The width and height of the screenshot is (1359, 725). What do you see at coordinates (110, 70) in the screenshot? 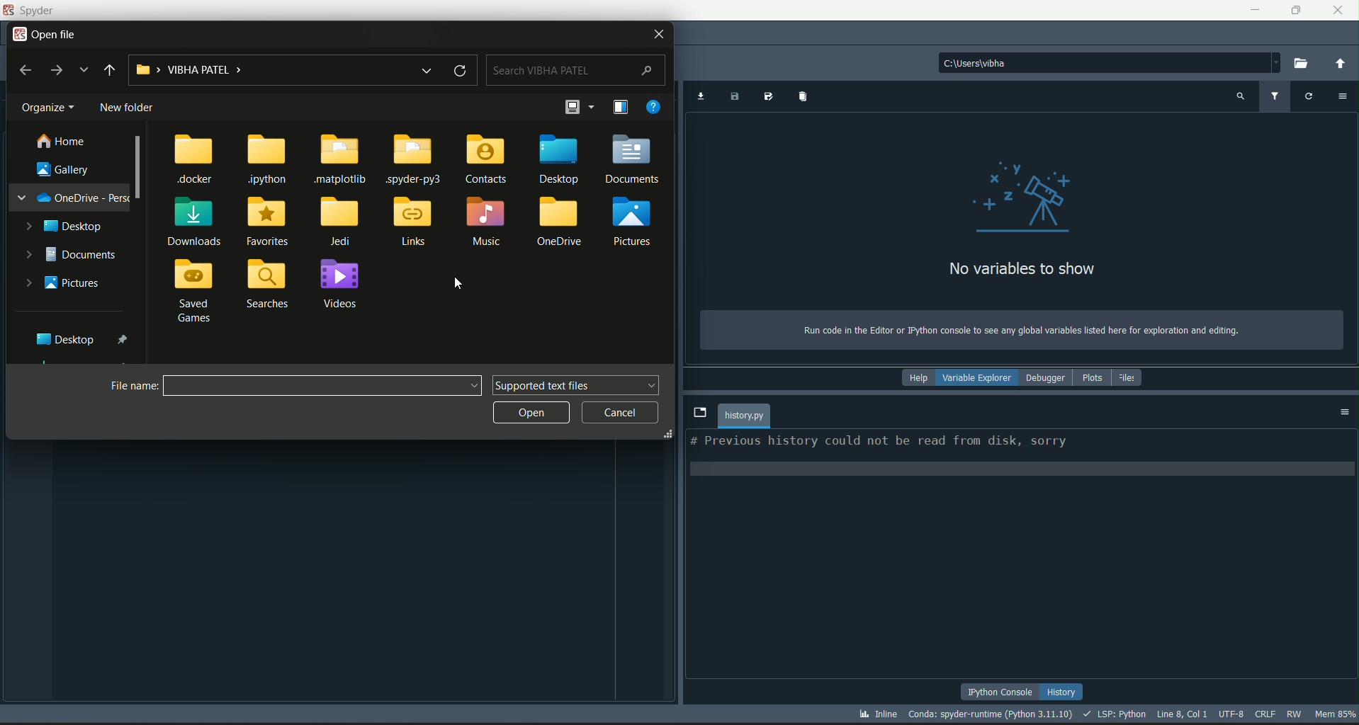
I see `upto desktop` at bounding box center [110, 70].